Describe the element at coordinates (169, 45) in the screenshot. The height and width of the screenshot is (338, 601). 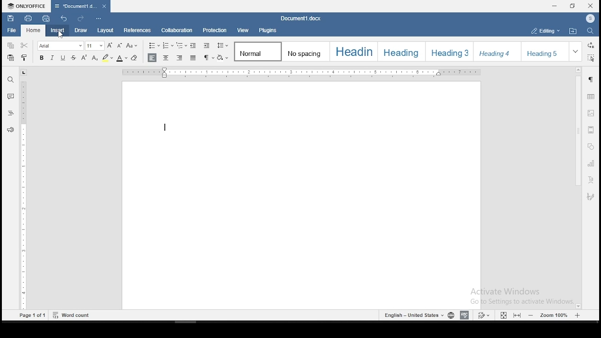
I see `numbered list` at that location.